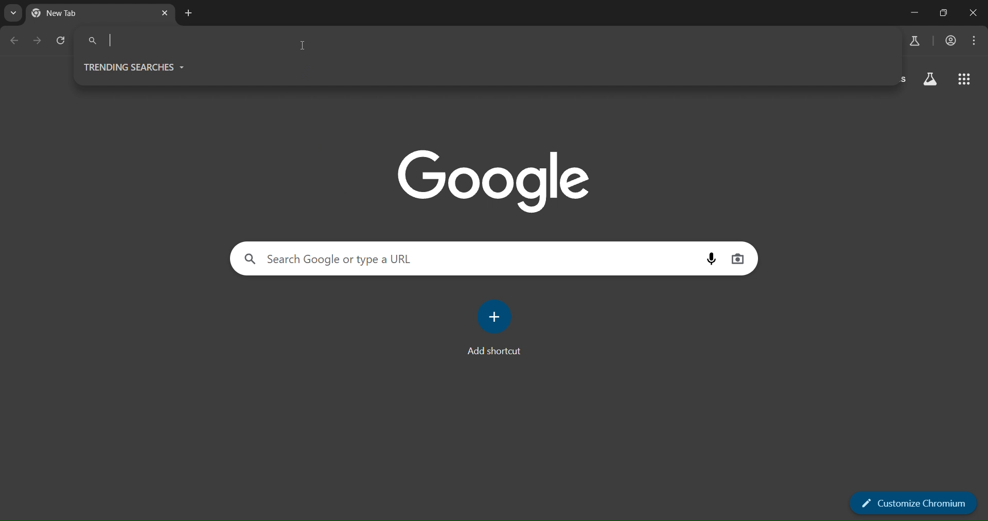 The width and height of the screenshot is (988, 521). Describe the element at coordinates (191, 13) in the screenshot. I see `new tab` at that location.